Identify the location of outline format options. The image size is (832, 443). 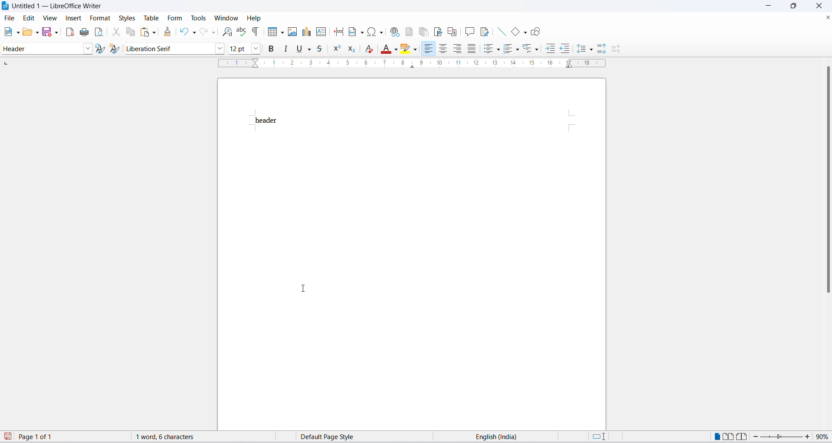
(537, 50).